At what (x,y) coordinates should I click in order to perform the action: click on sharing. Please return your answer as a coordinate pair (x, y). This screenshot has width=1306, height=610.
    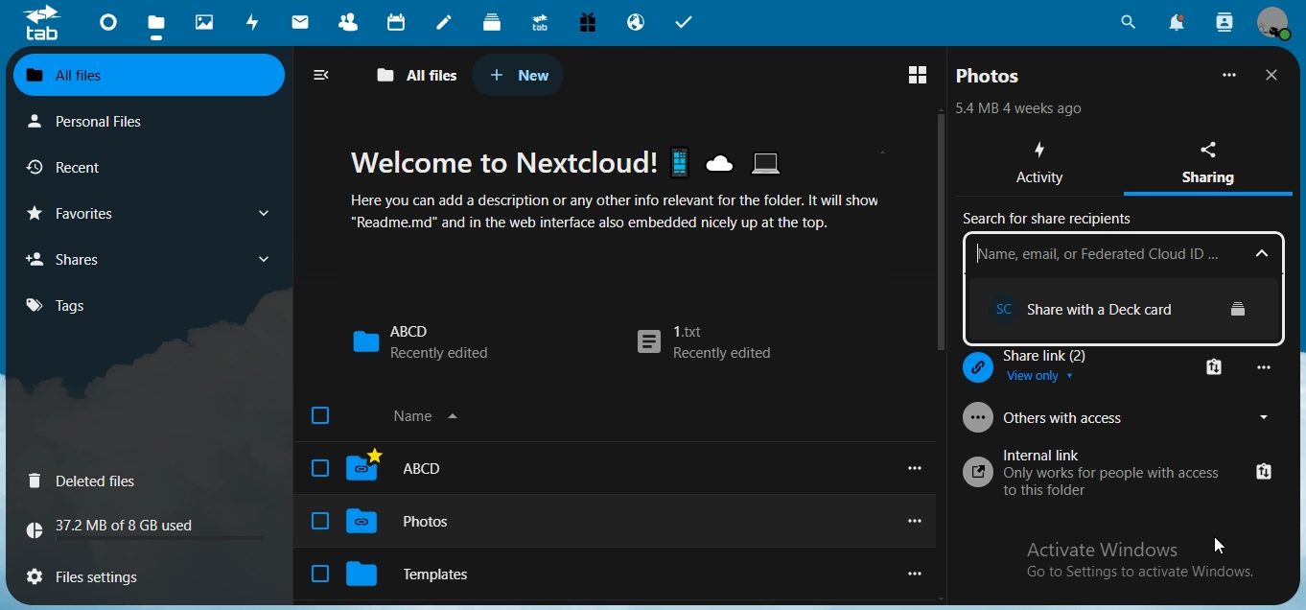
    Looking at the image, I should click on (1216, 160).